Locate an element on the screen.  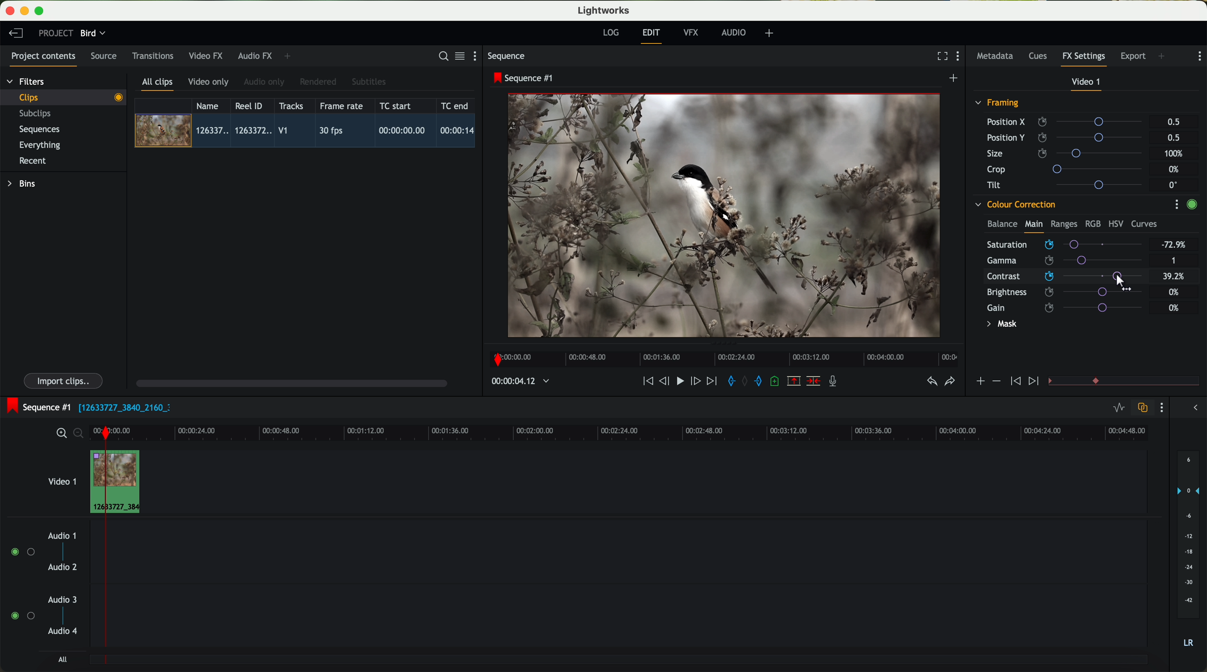
audio only is located at coordinates (265, 82).